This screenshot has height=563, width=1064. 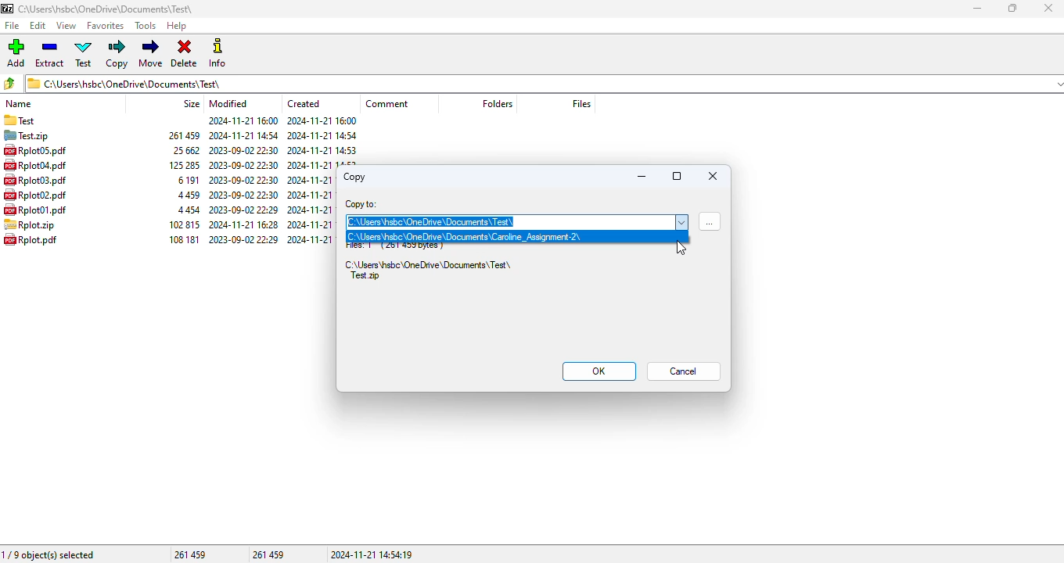 I want to click on 2024-11-21 14:54:19, so click(x=372, y=554).